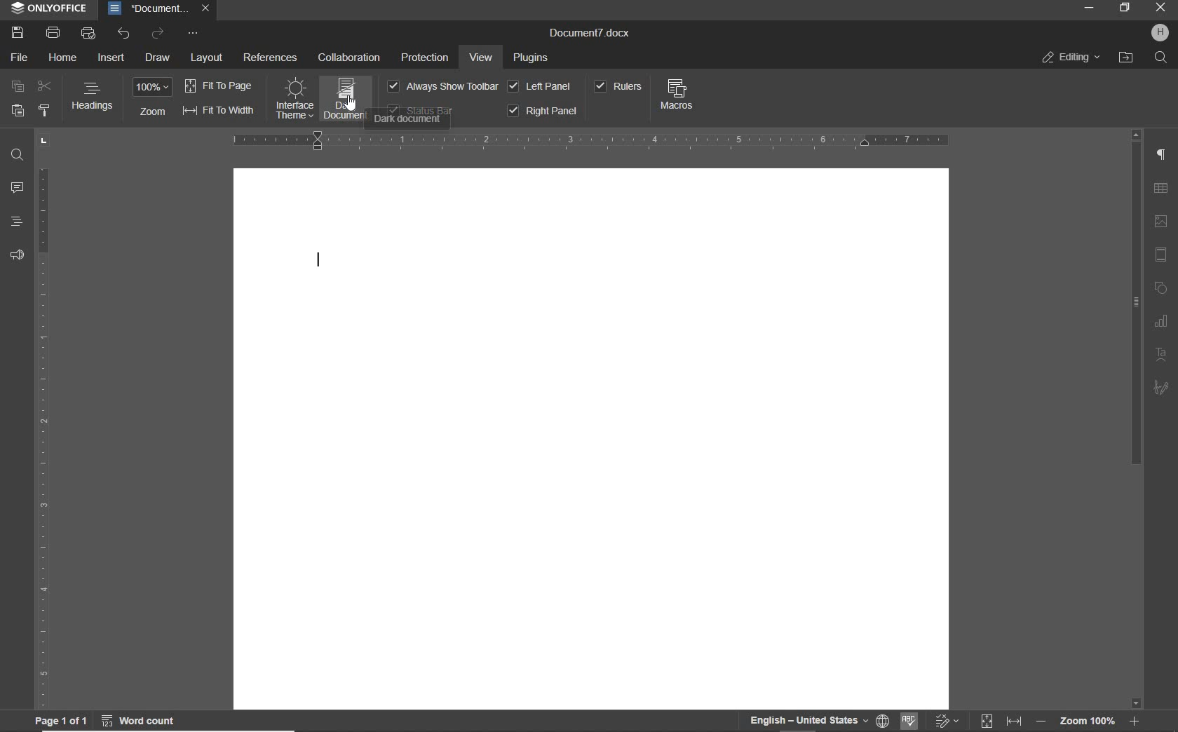 Image resolution: width=1178 pixels, height=732 pixels. I want to click on graph, so click(1162, 322).